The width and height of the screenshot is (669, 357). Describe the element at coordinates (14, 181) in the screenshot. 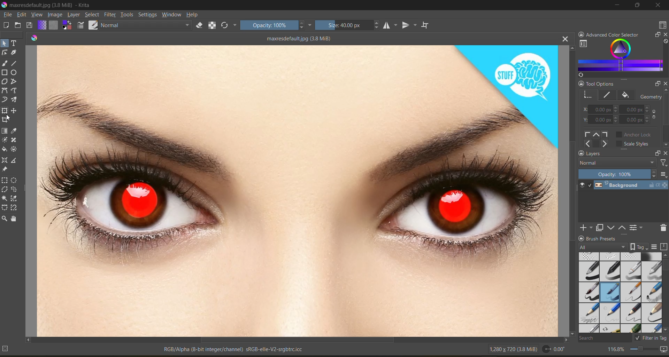

I see `tool` at that location.